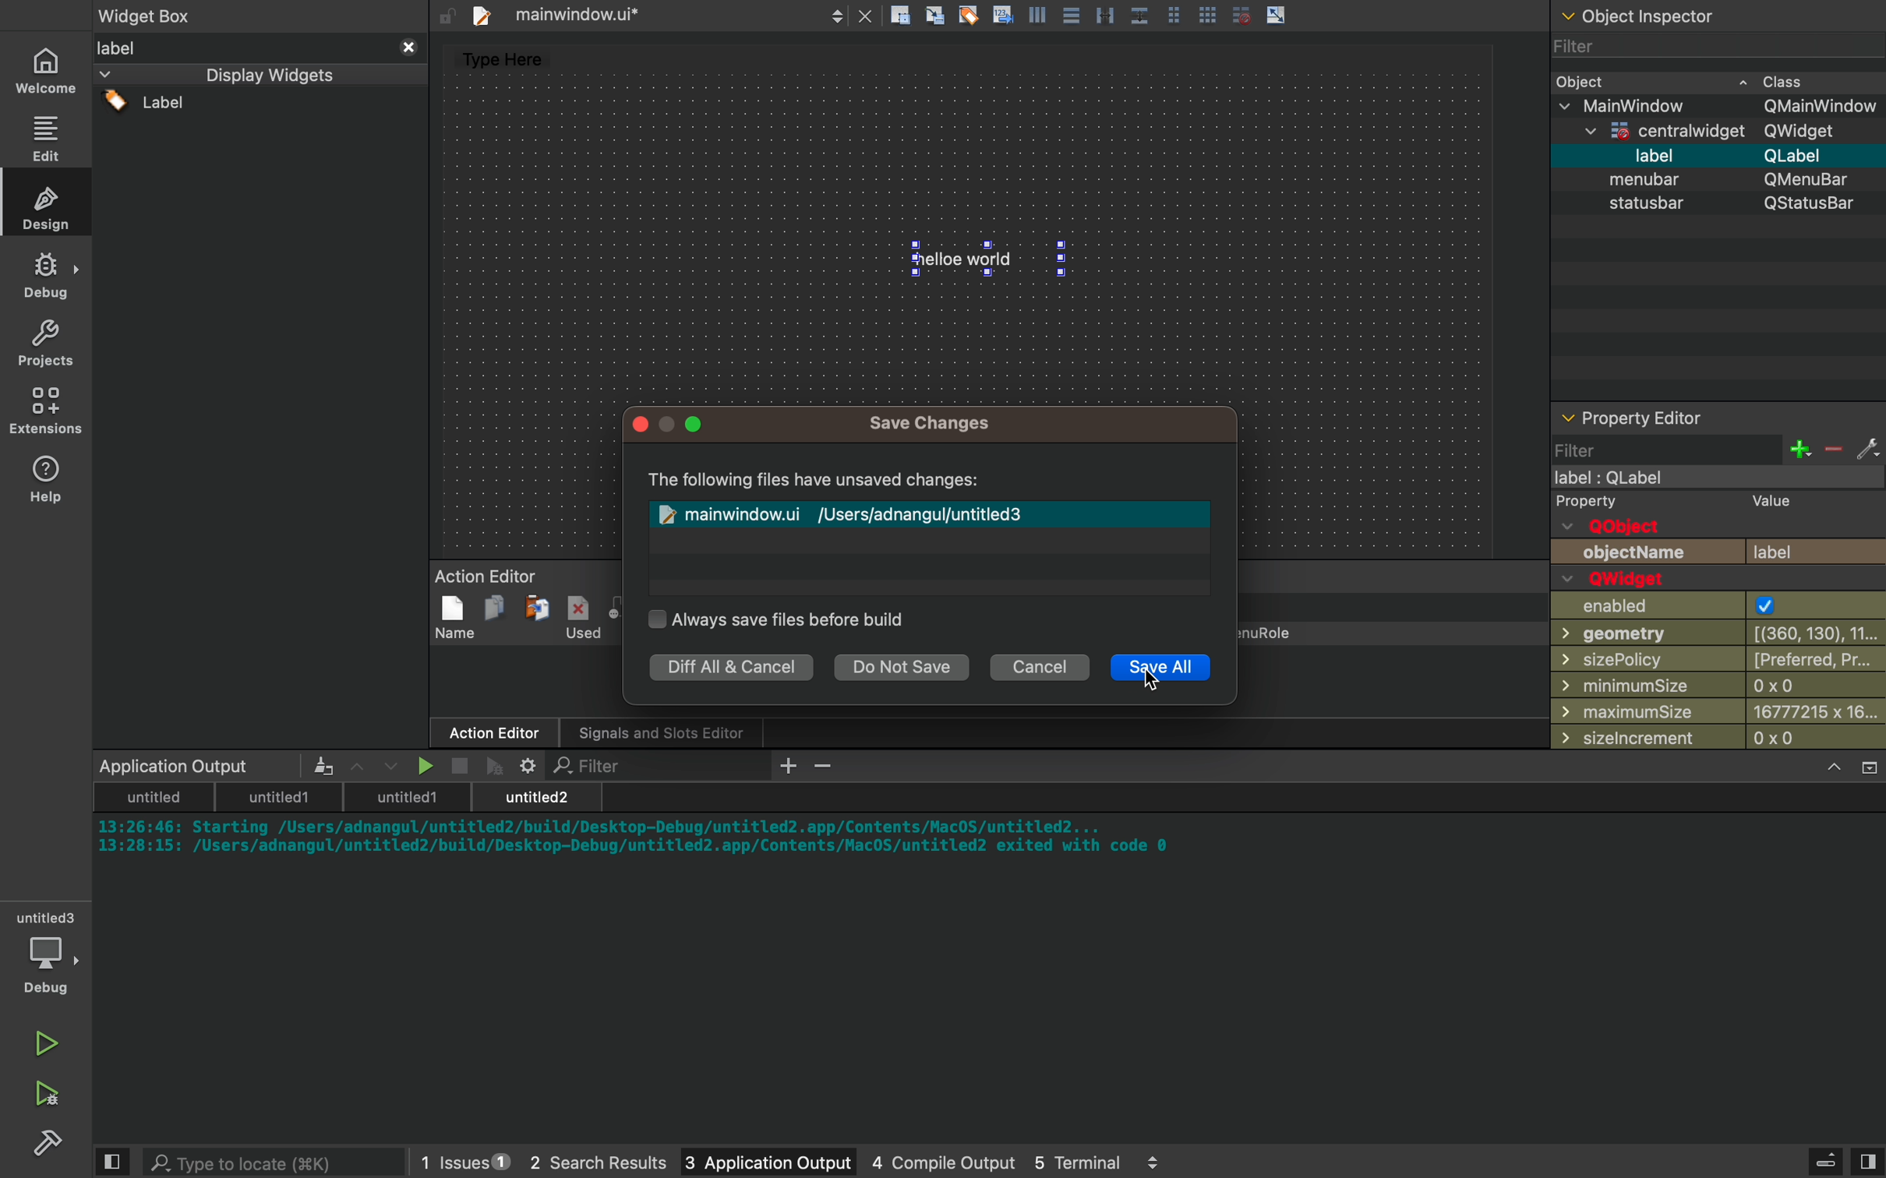 The width and height of the screenshot is (1886, 1178). What do you see at coordinates (844, 478) in the screenshot?
I see `` at bounding box center [844, 478].